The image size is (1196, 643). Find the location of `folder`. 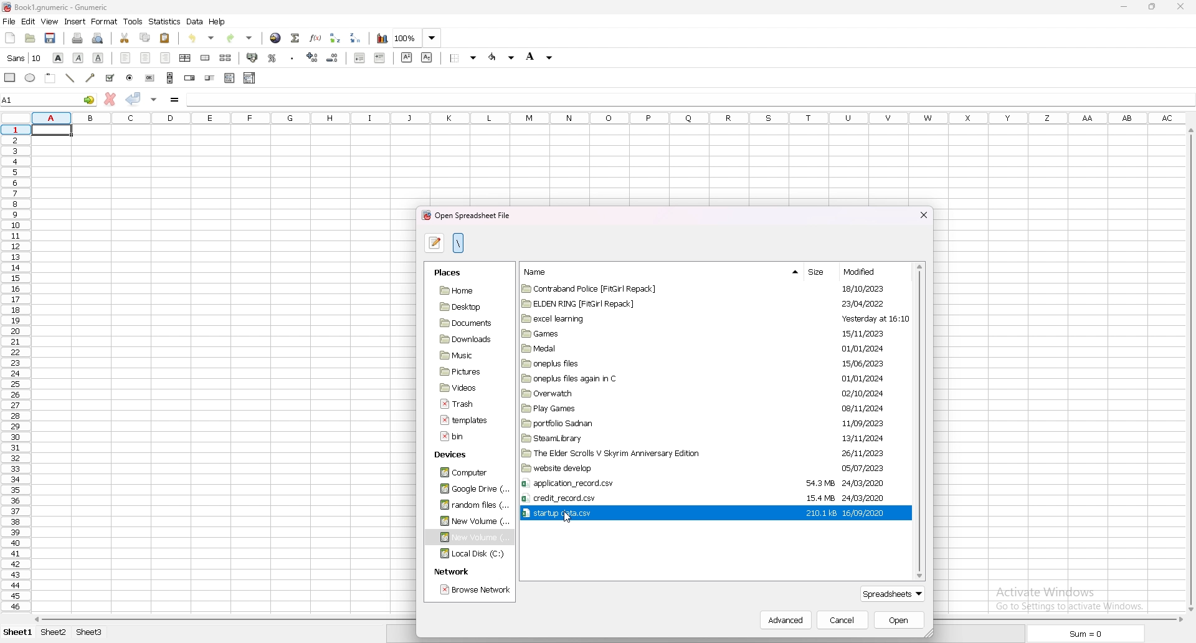

folder is located at coordinates (463, 340).